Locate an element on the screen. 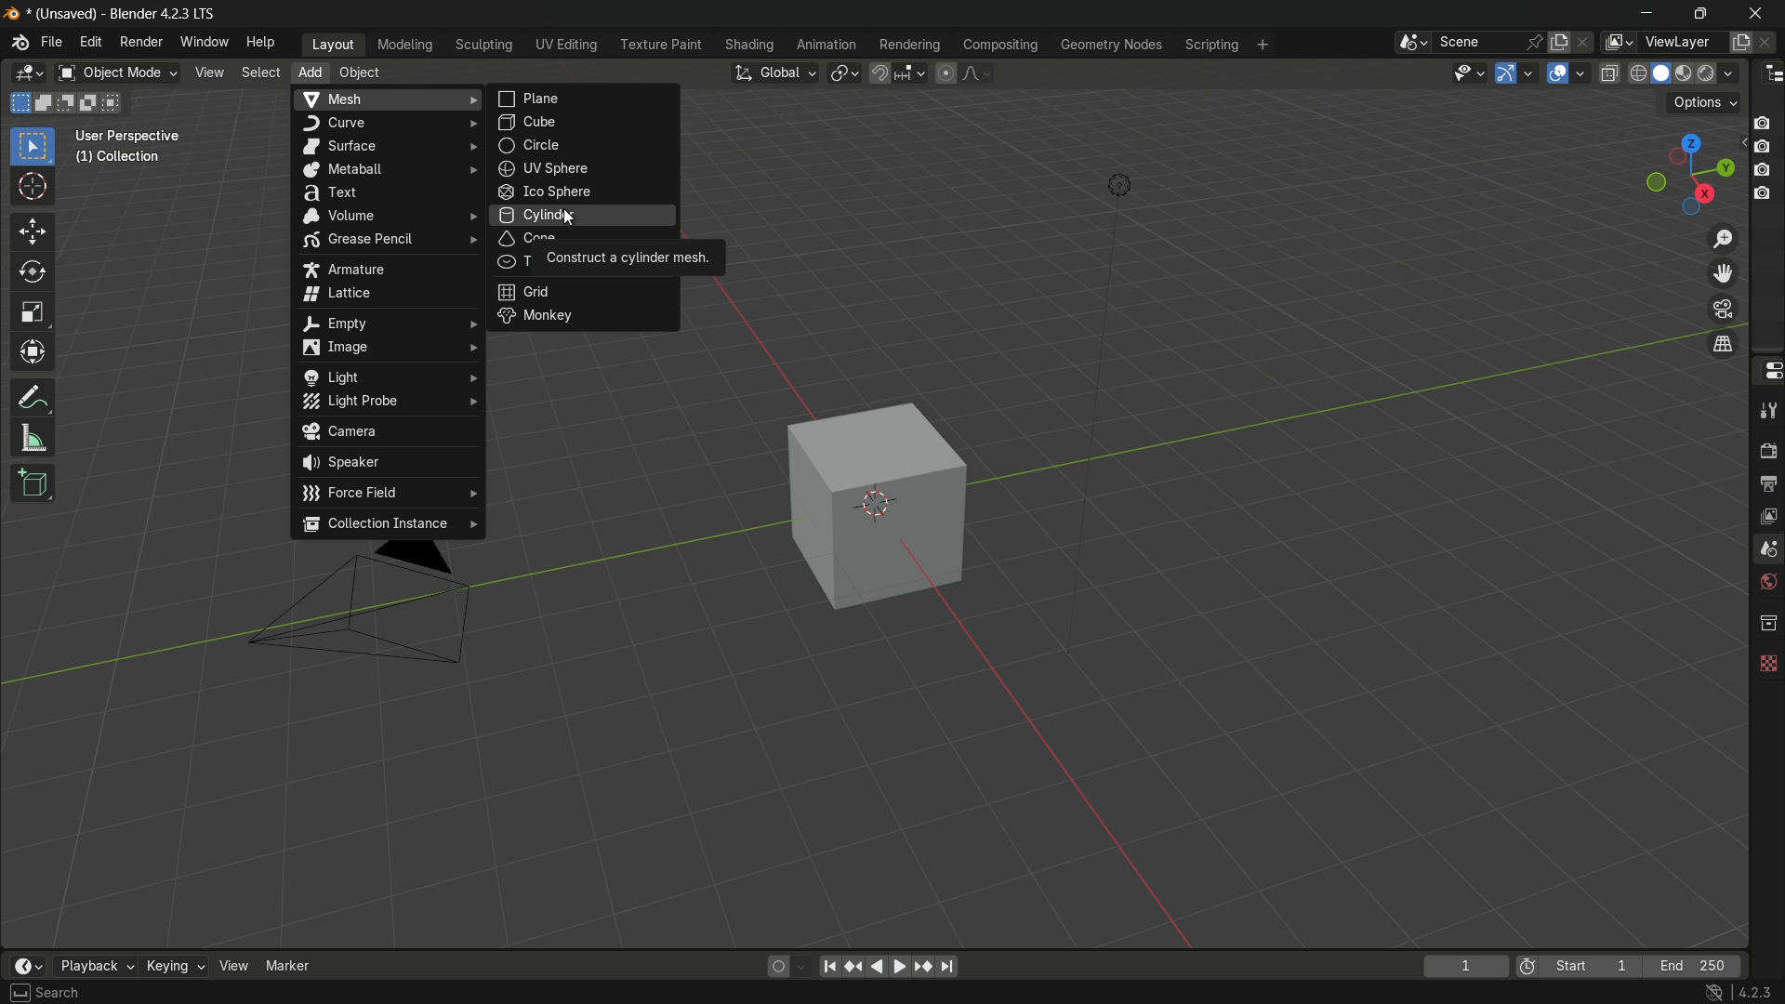  scene name is located at coordinates (1477, 42).